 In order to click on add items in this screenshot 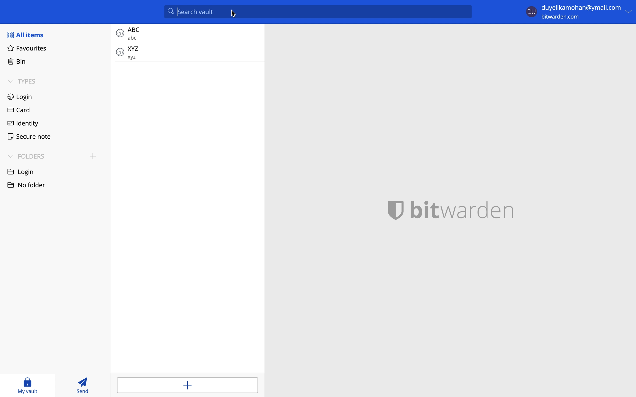, I will do `click(187, 385)`.